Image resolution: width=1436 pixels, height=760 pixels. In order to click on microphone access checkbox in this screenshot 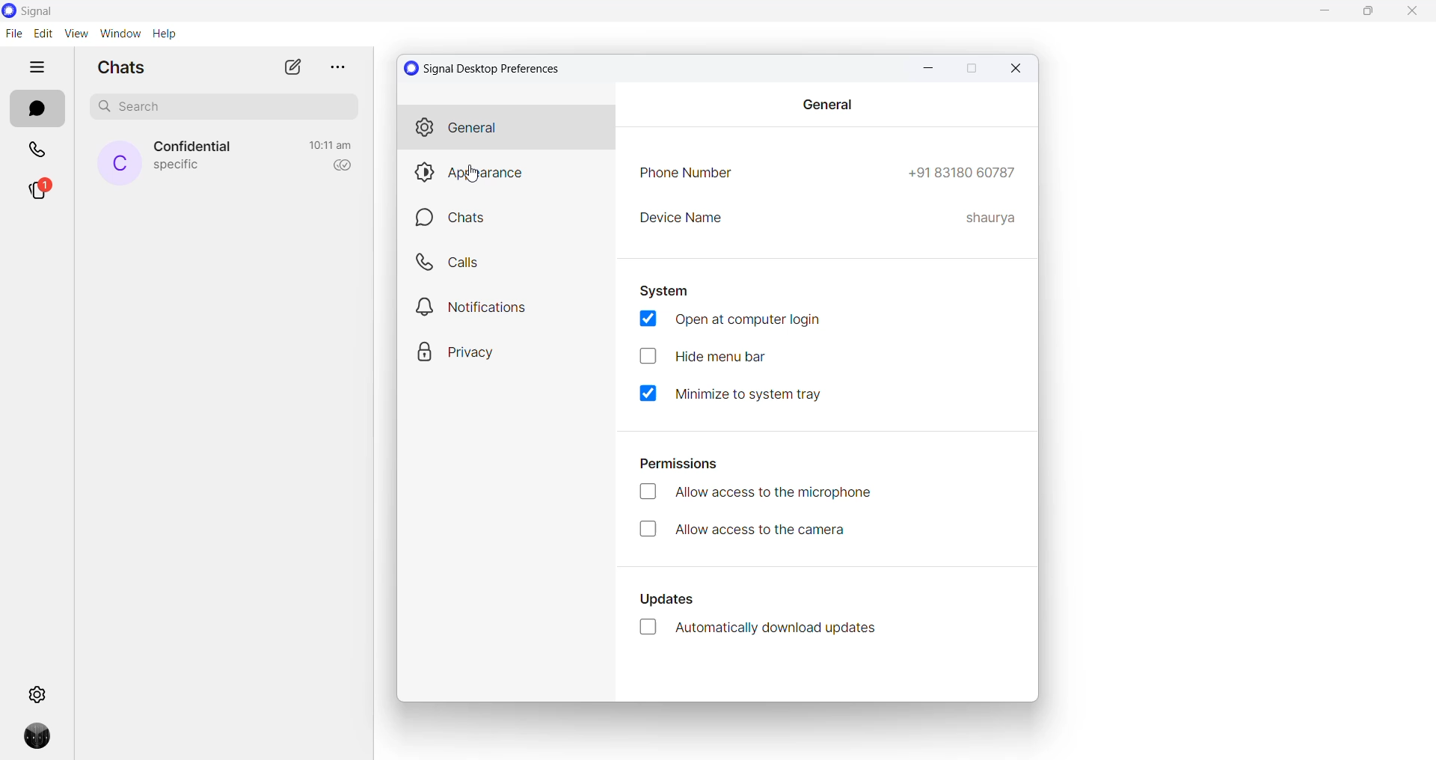, I will do `click(759, 496)`.